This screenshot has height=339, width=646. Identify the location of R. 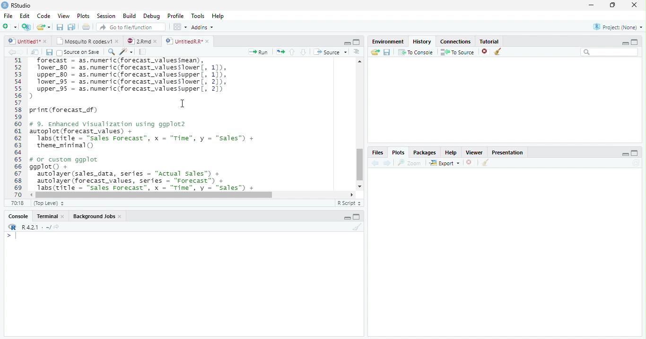
(12, 227).